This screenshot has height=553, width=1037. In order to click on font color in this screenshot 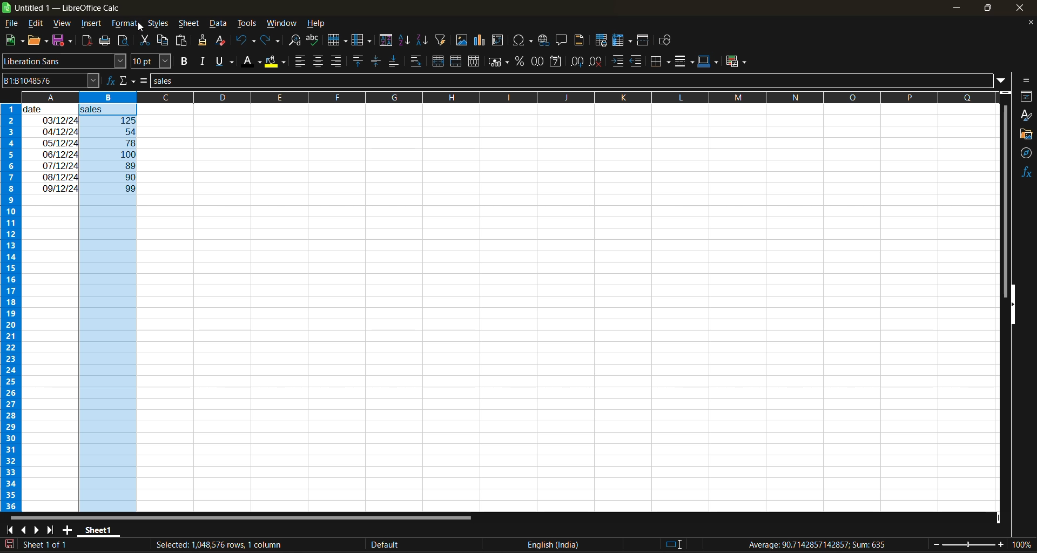, I will do `click(253, 62)`.